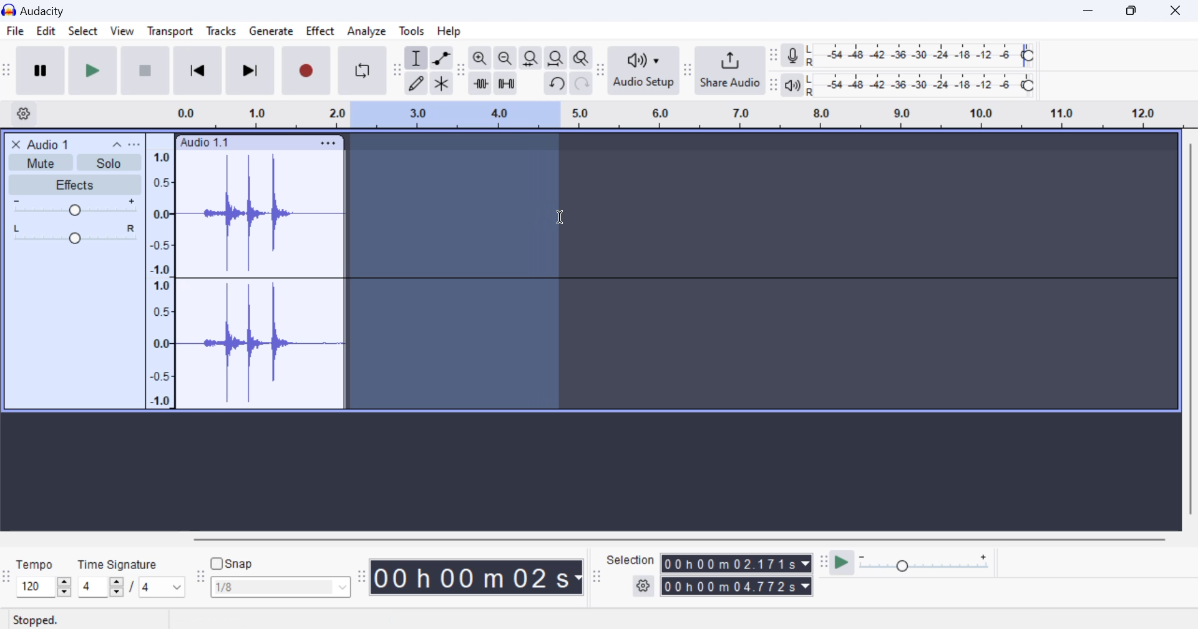  Describe the element at coordinates (729, 70) in the screenshot. I see `Share Audio` at that location.